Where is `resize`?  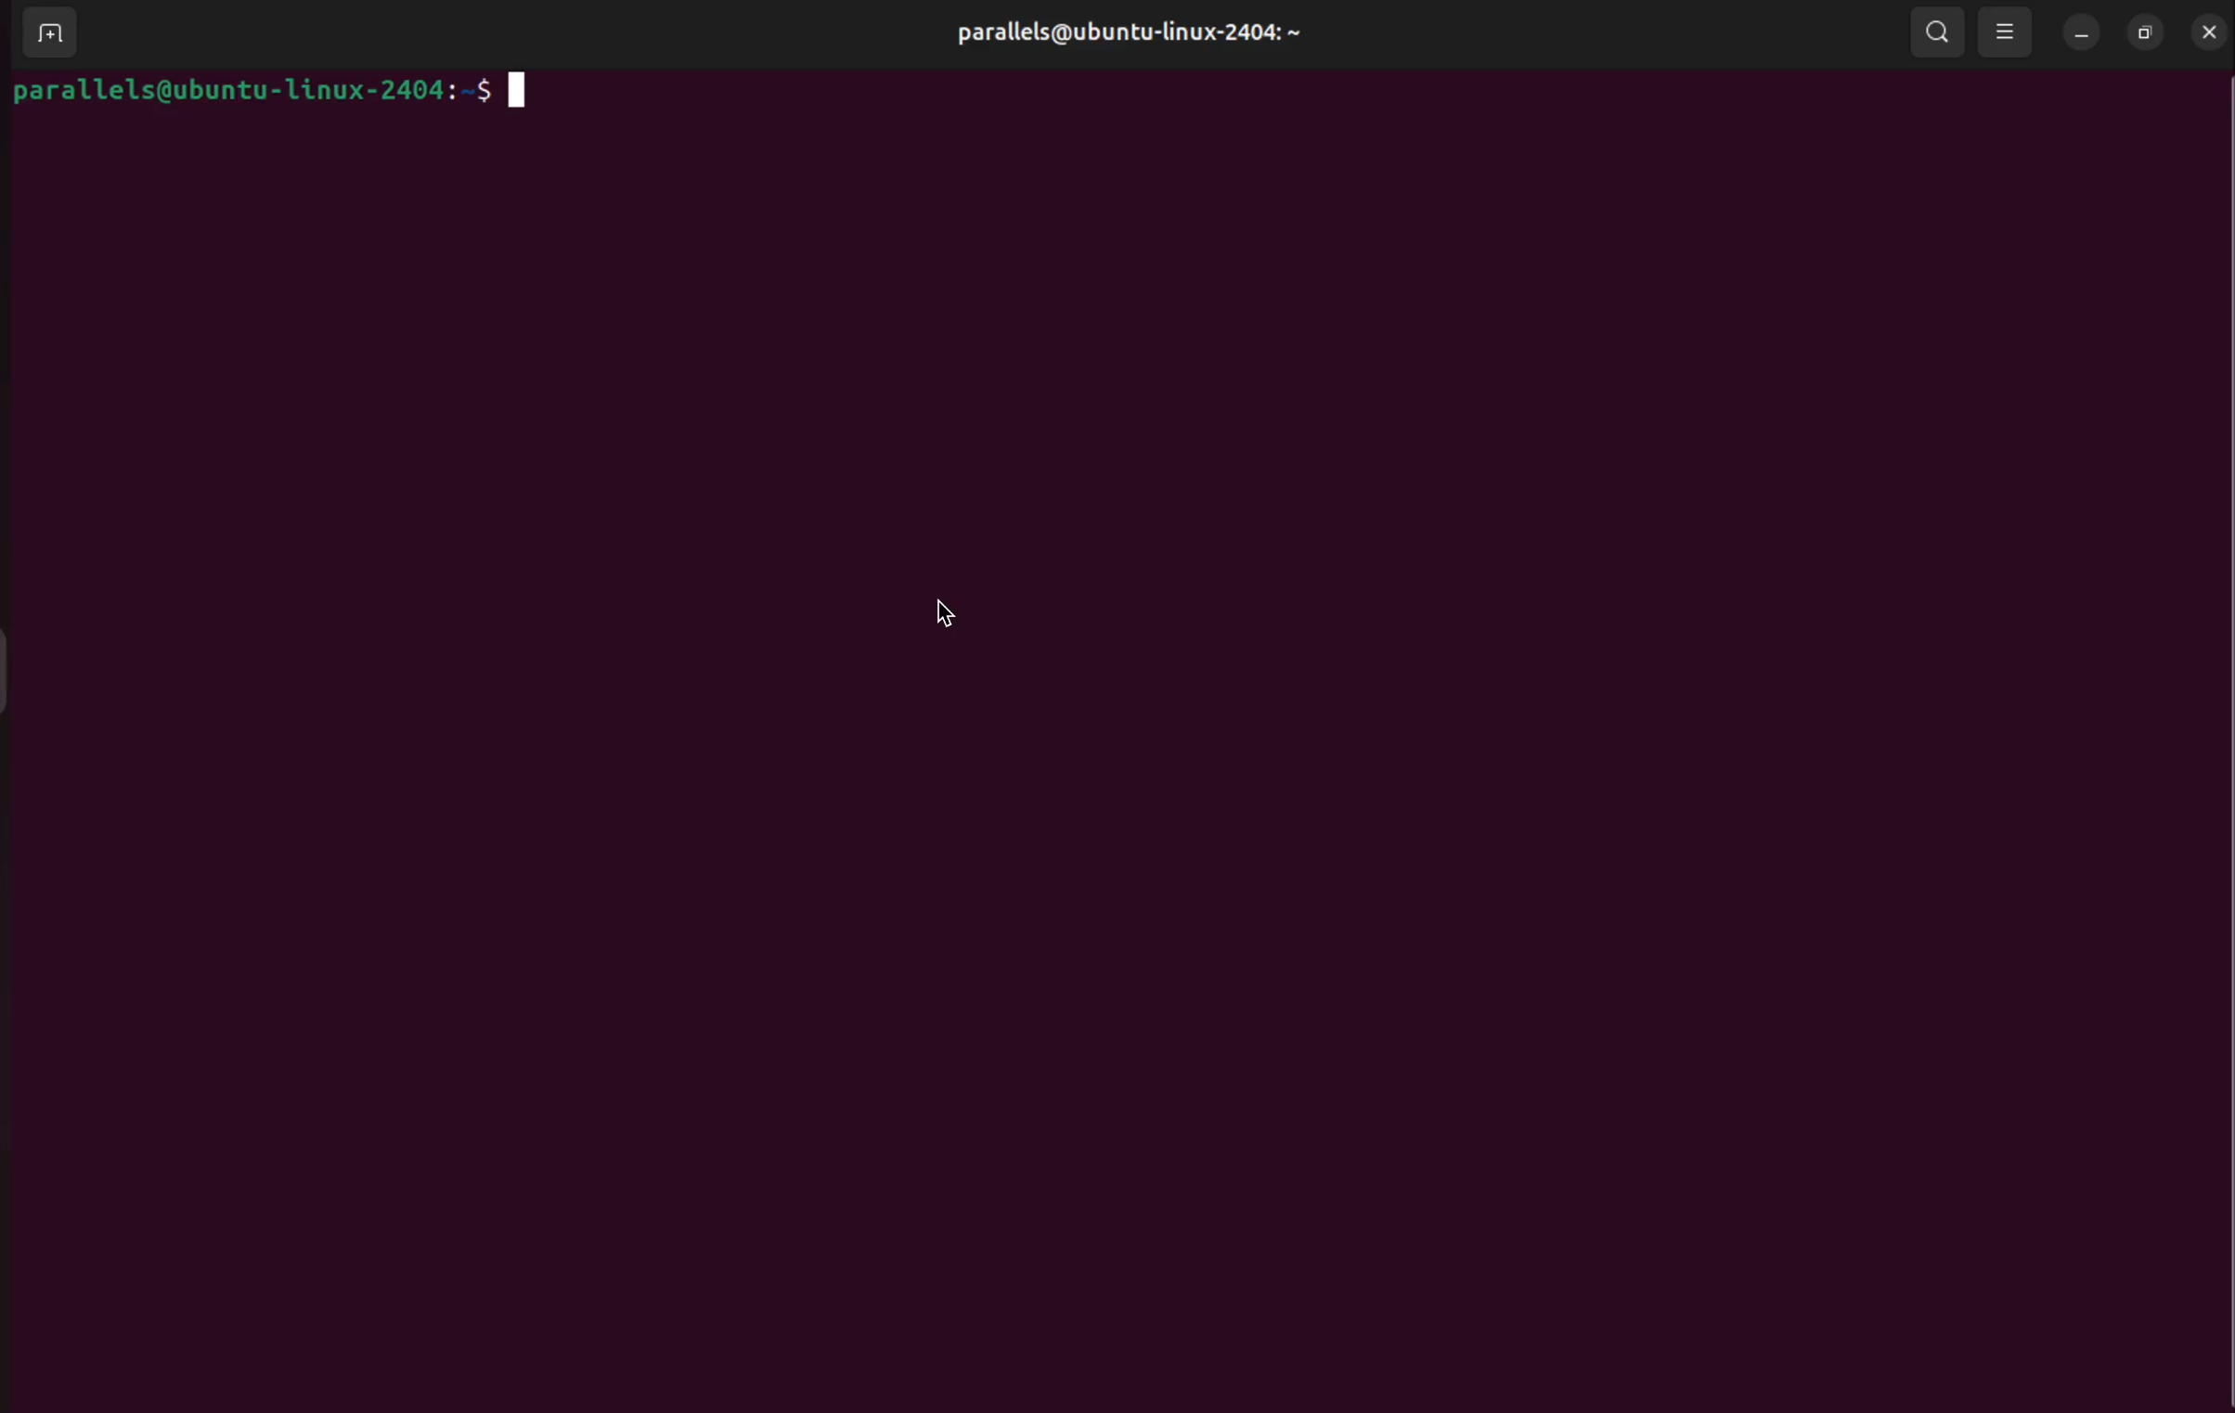 resize is located at coordinates (2148, 34).